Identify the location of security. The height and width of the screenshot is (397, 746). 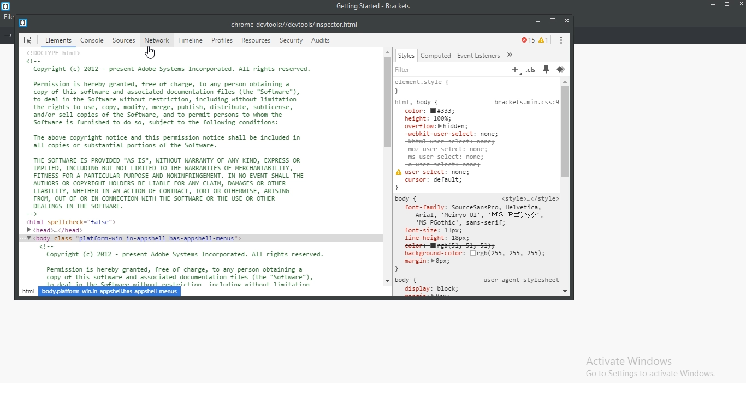
(290, 41).